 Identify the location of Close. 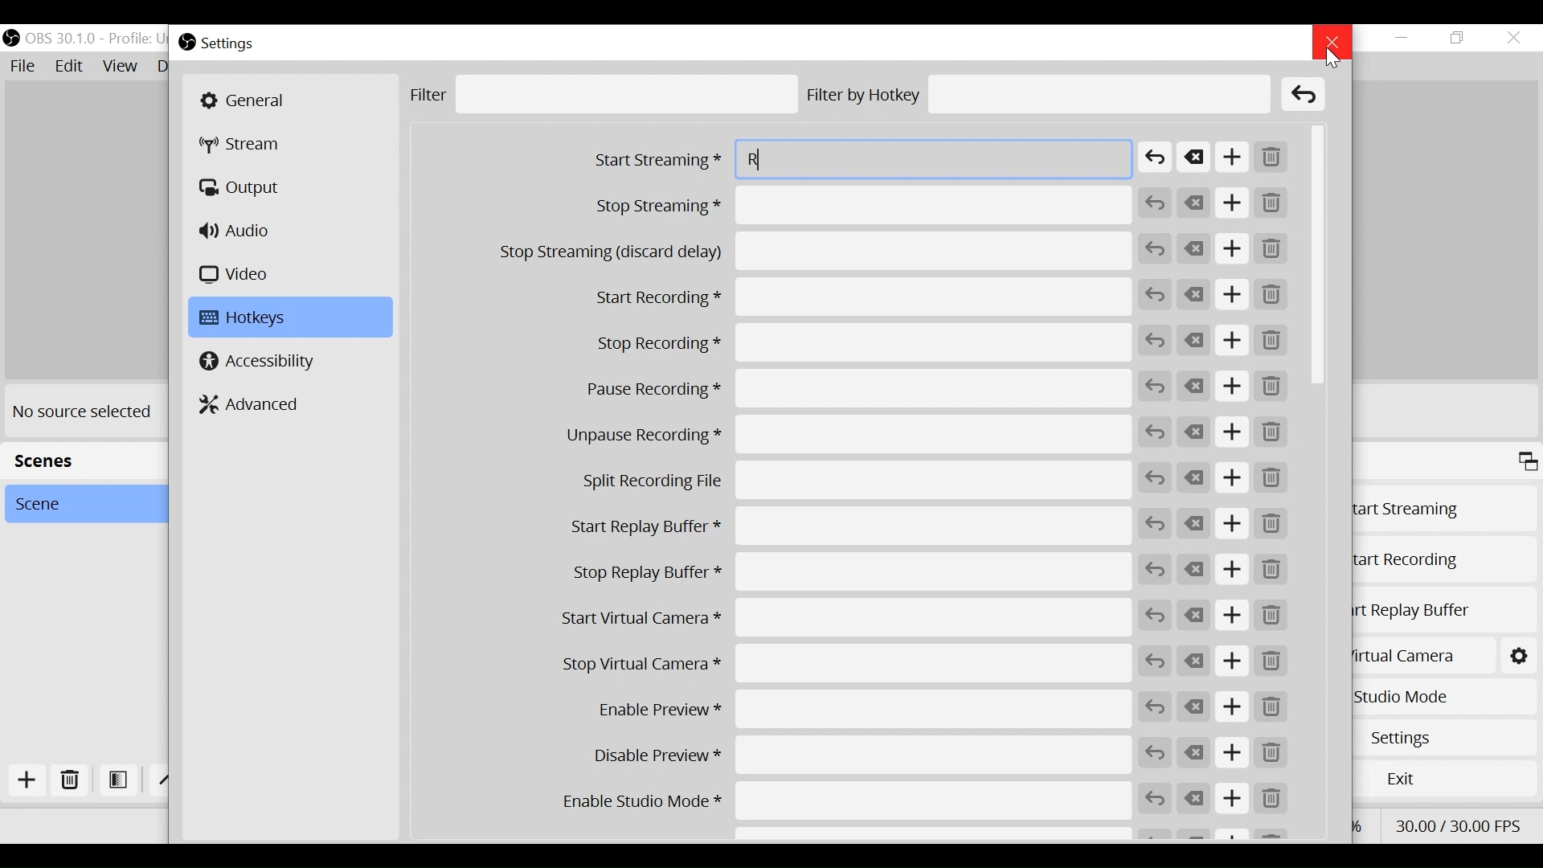
(1512, 38).